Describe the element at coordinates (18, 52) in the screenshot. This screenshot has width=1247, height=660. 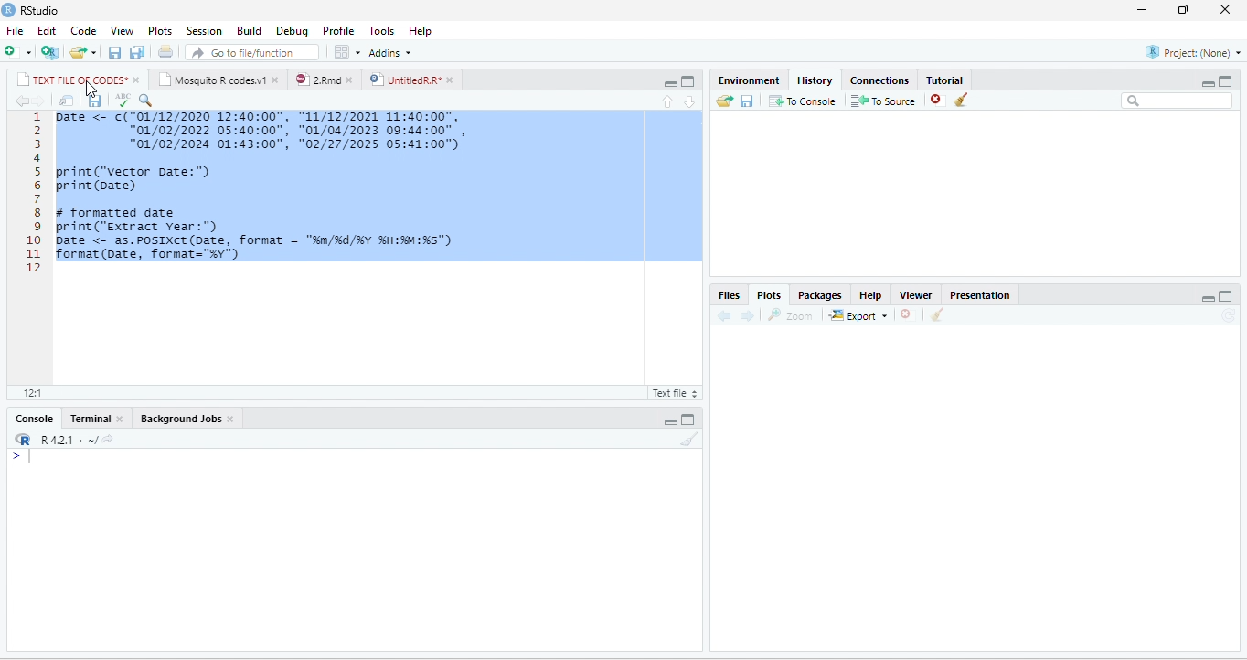
I see `new file` at that location.